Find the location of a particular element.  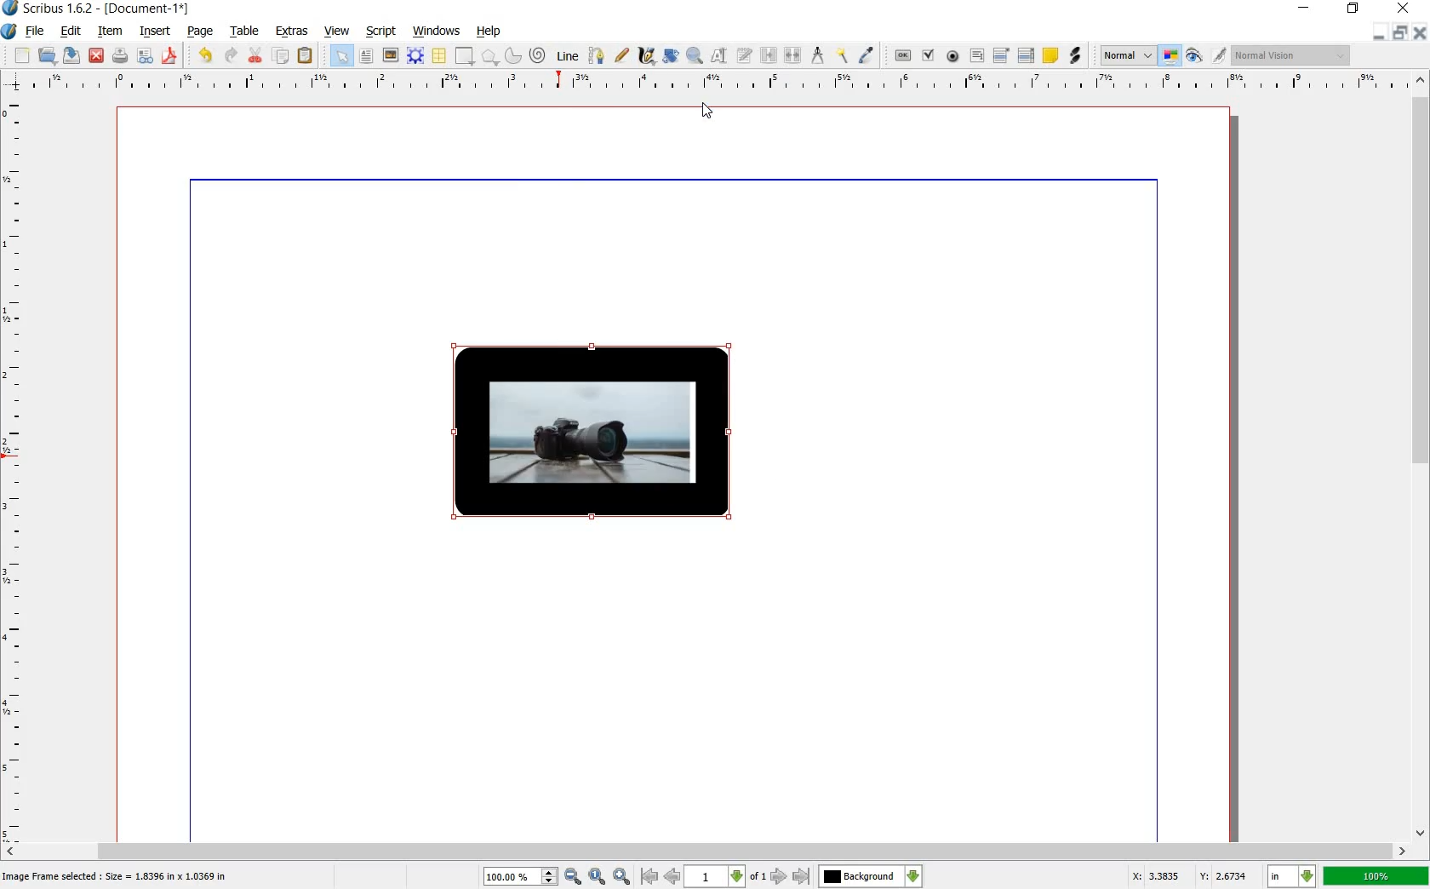

toggle color management system is located at coordinates (1170, 56).